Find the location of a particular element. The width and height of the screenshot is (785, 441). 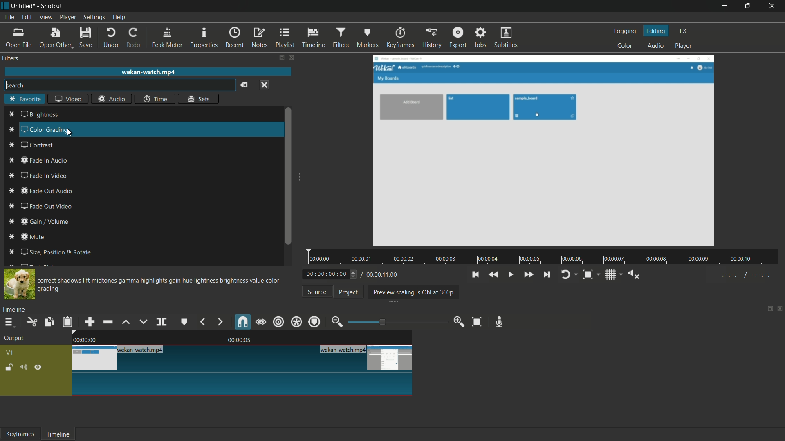

export is located at coordinates (458, 38).